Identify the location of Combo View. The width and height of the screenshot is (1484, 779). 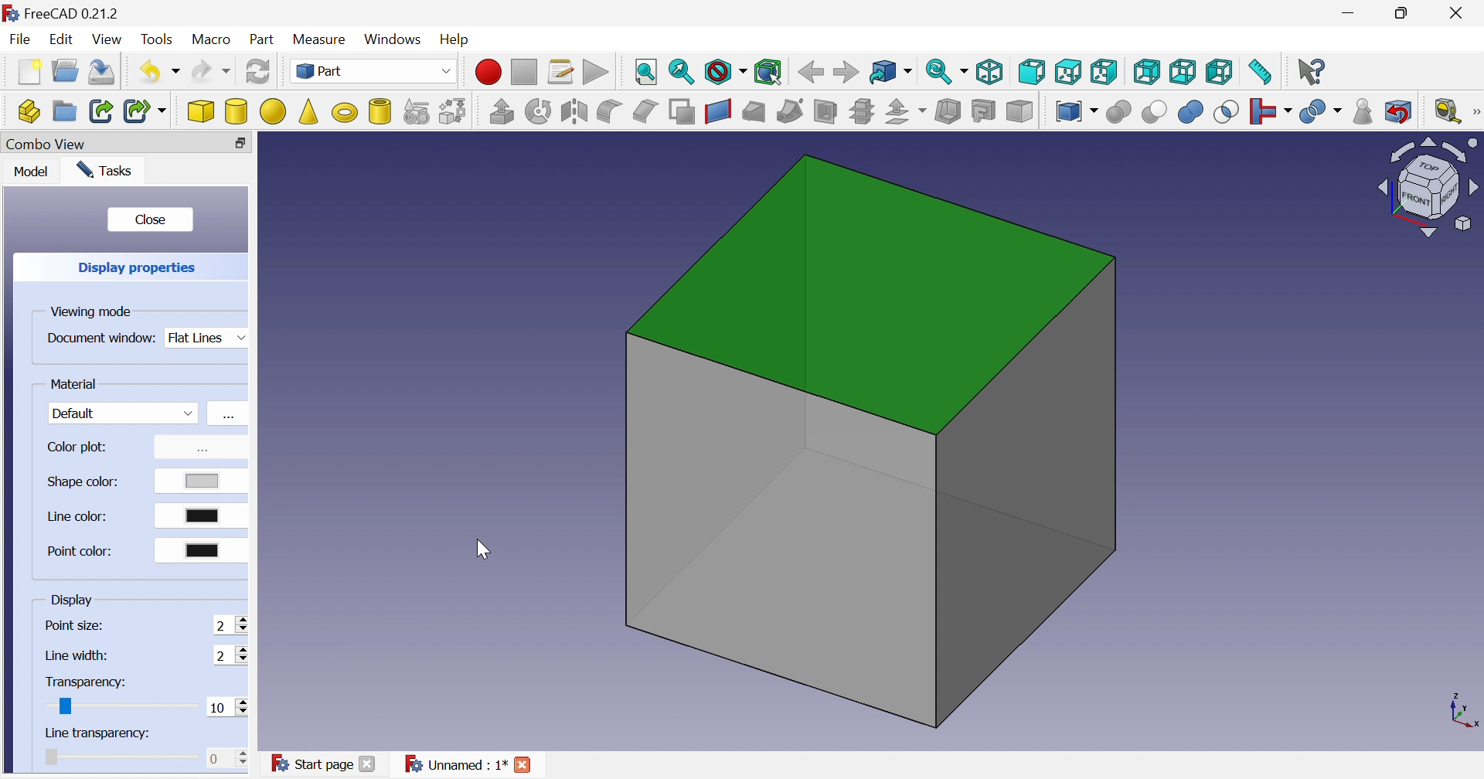
(46, 144).